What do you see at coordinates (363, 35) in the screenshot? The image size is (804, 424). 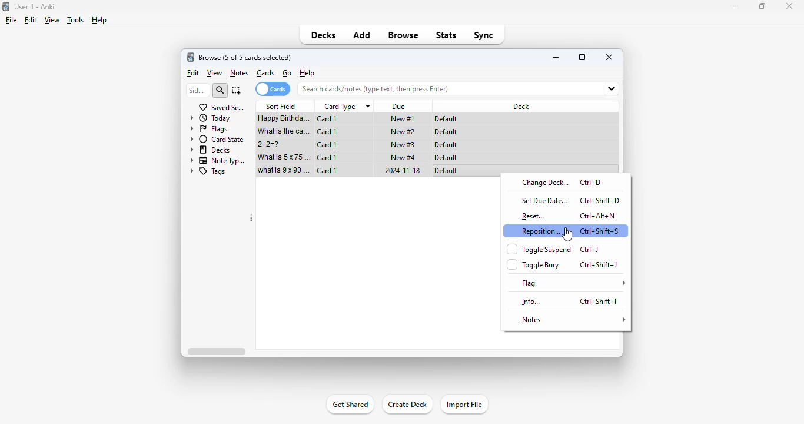 I see `add` at bounding box center [363, 35].